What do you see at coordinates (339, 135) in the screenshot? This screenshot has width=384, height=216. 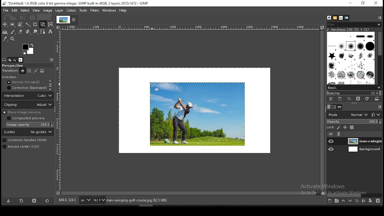 I see `link` at bounding box center [339, 135].